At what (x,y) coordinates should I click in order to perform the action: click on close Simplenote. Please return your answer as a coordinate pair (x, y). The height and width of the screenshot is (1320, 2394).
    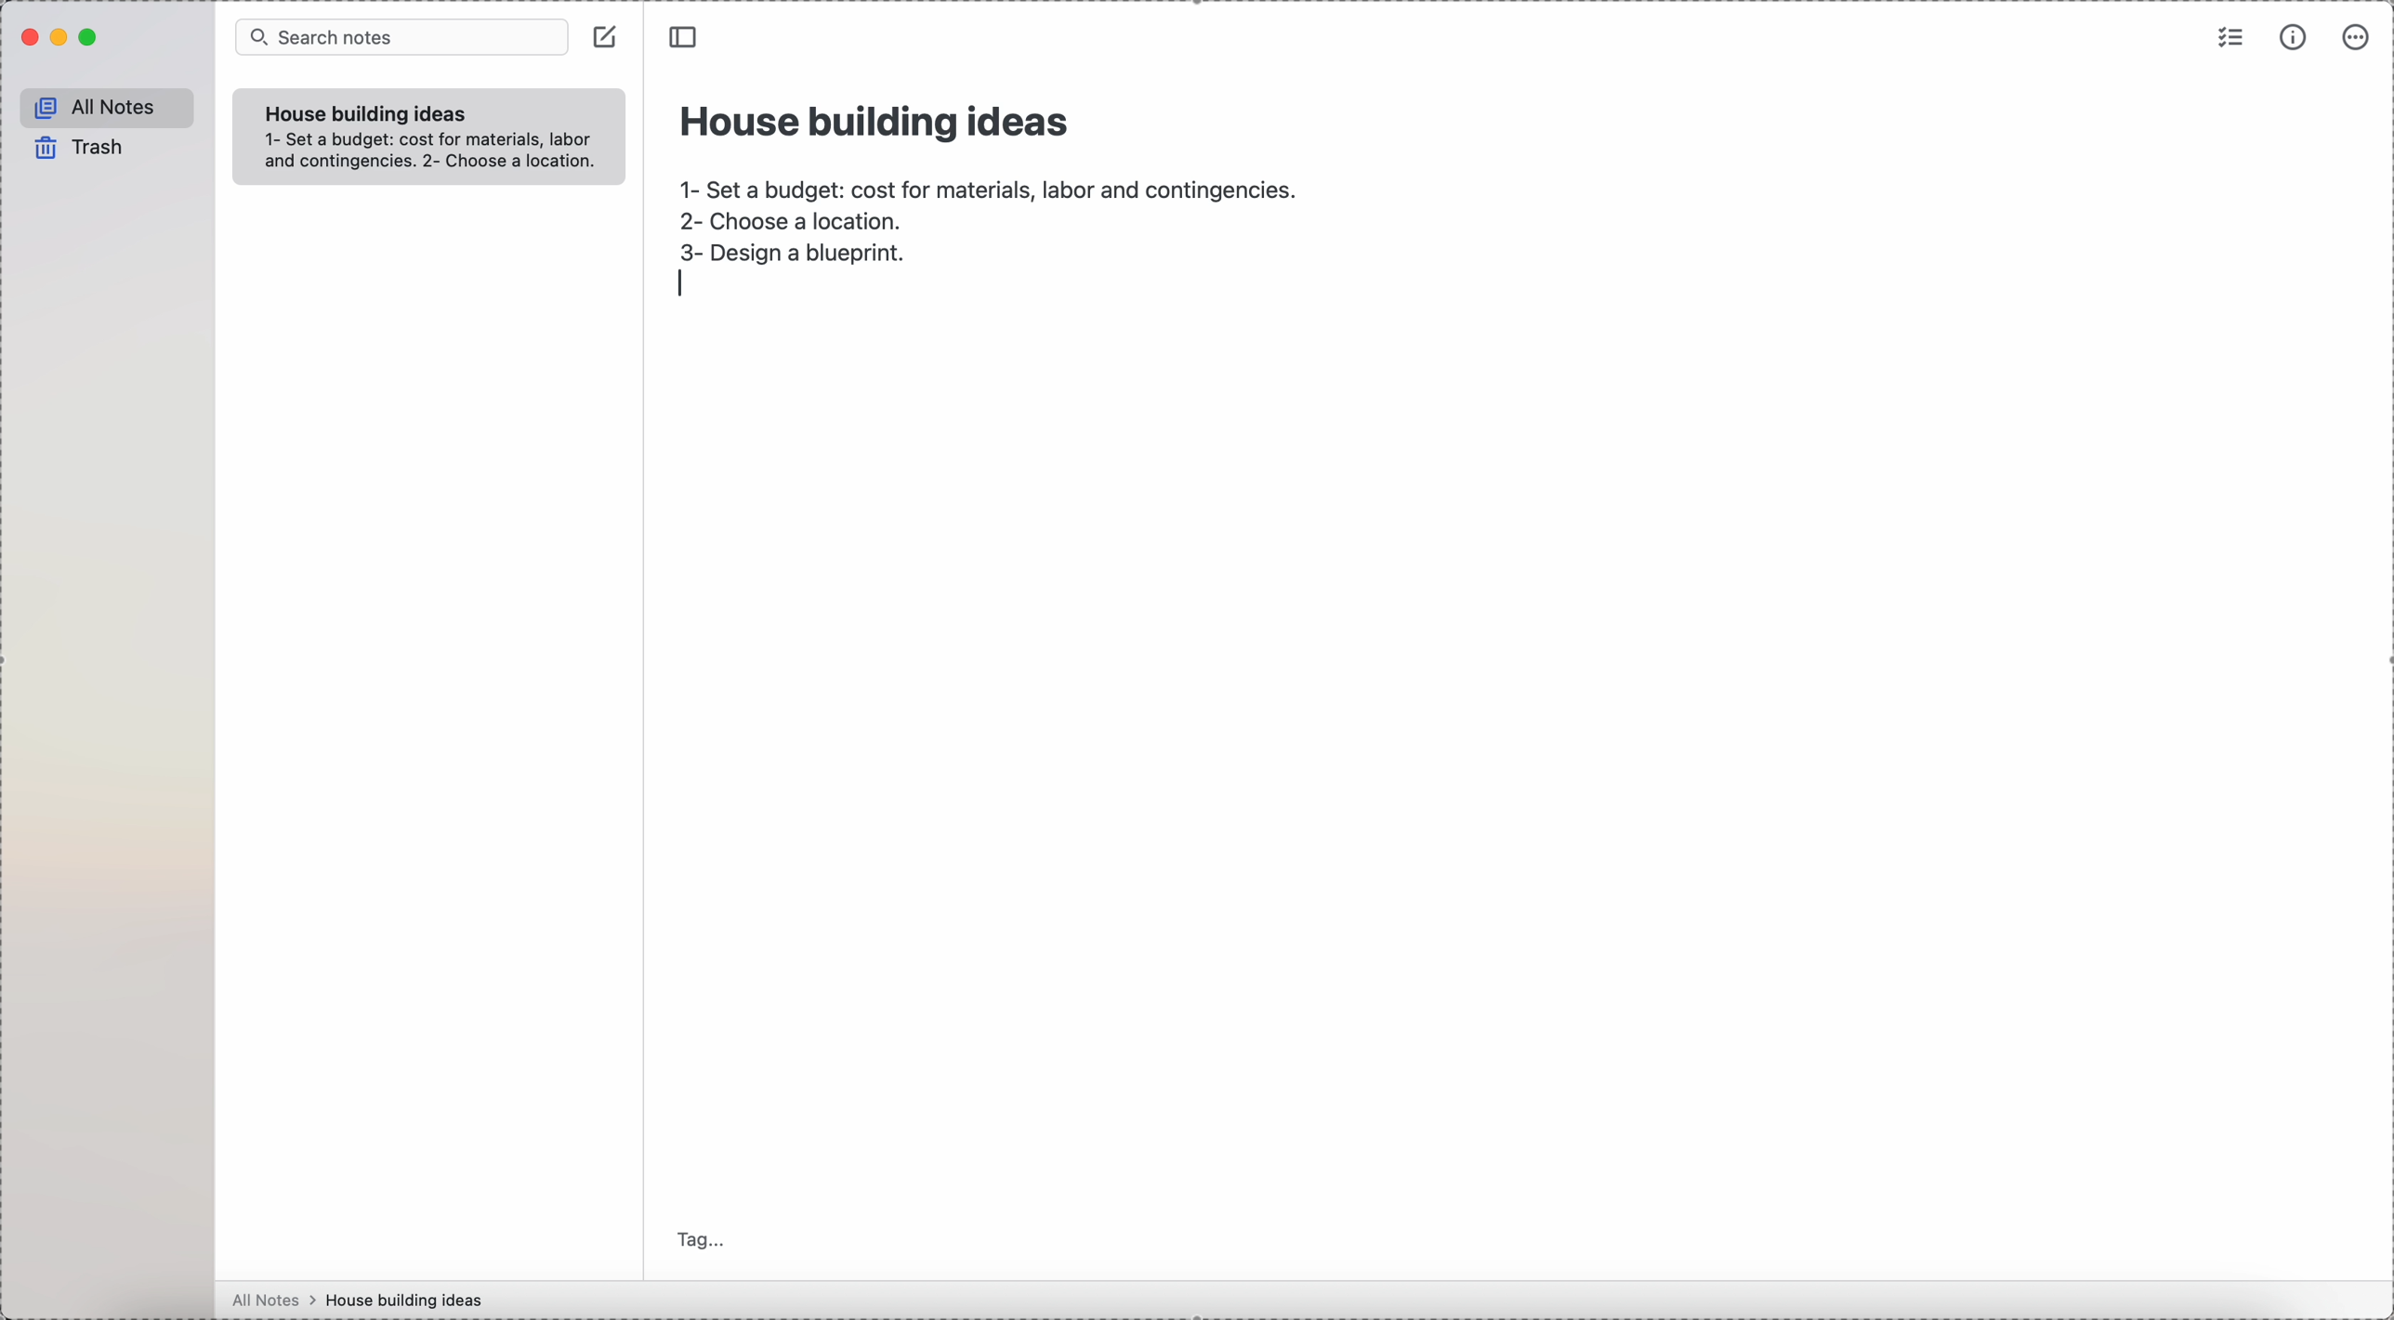
    Looking at the image, I should click on (29, 38).